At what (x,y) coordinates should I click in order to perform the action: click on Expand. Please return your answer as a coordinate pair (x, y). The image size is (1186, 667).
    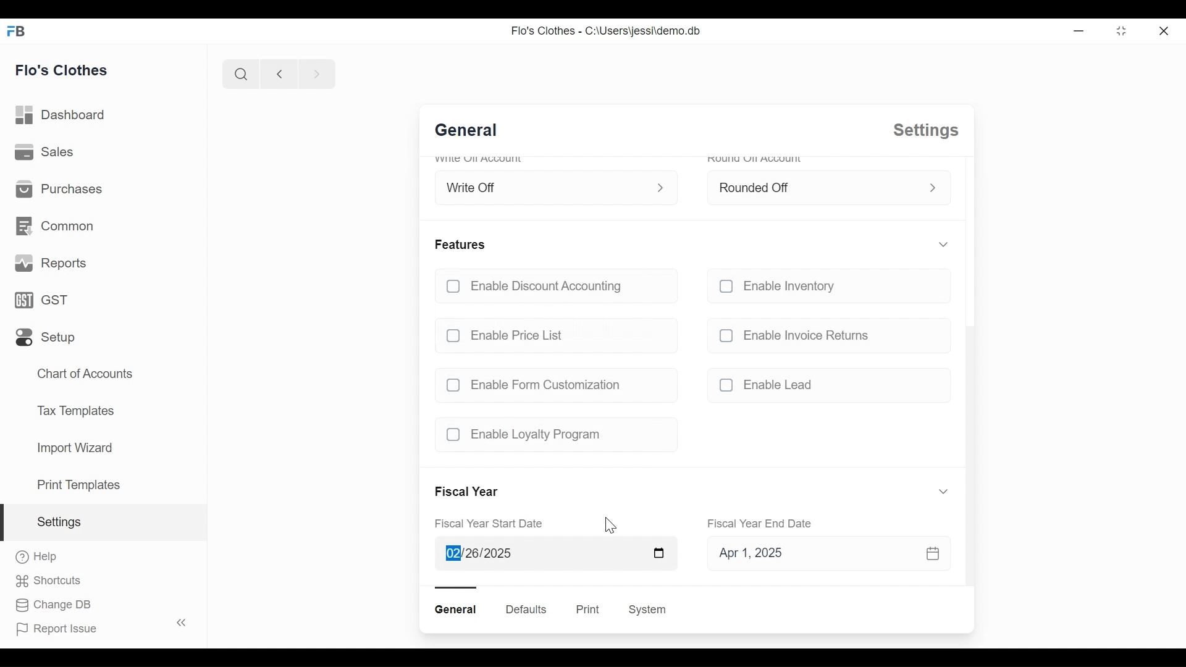
    Looking at the image, I should click on (933, 188).